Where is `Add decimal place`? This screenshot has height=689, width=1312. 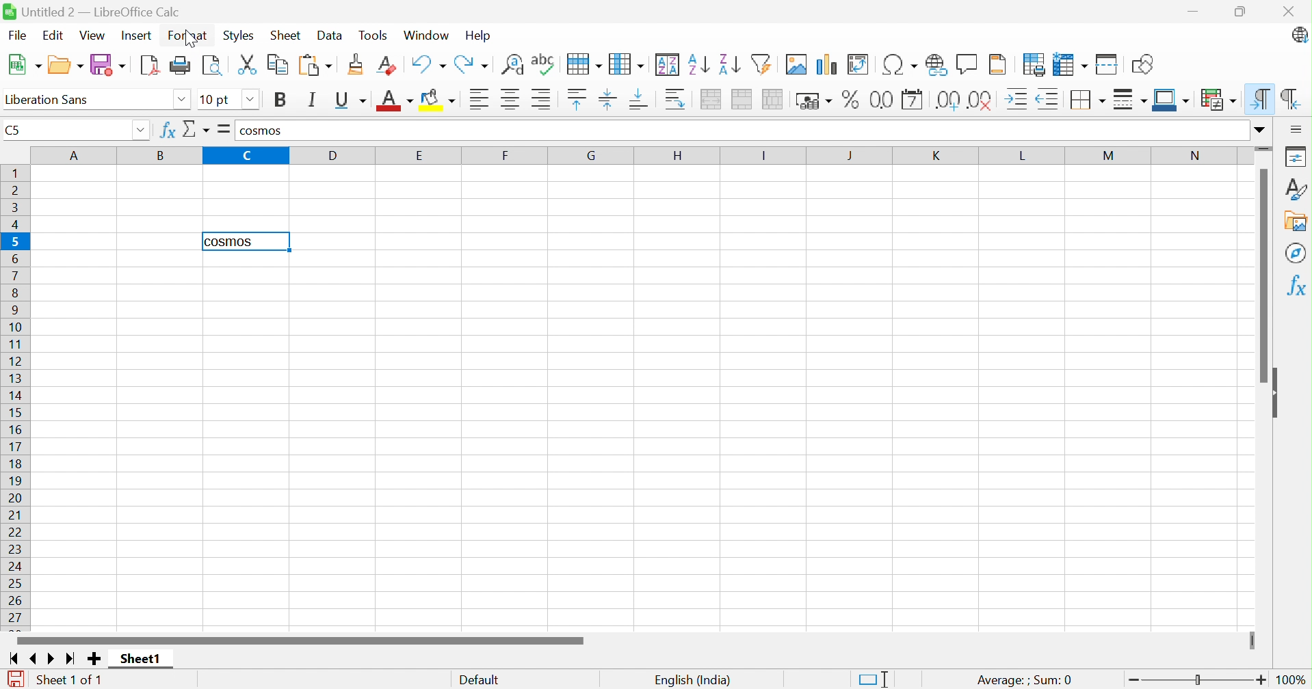 Add decimal place is located at coordinates (949, 101).